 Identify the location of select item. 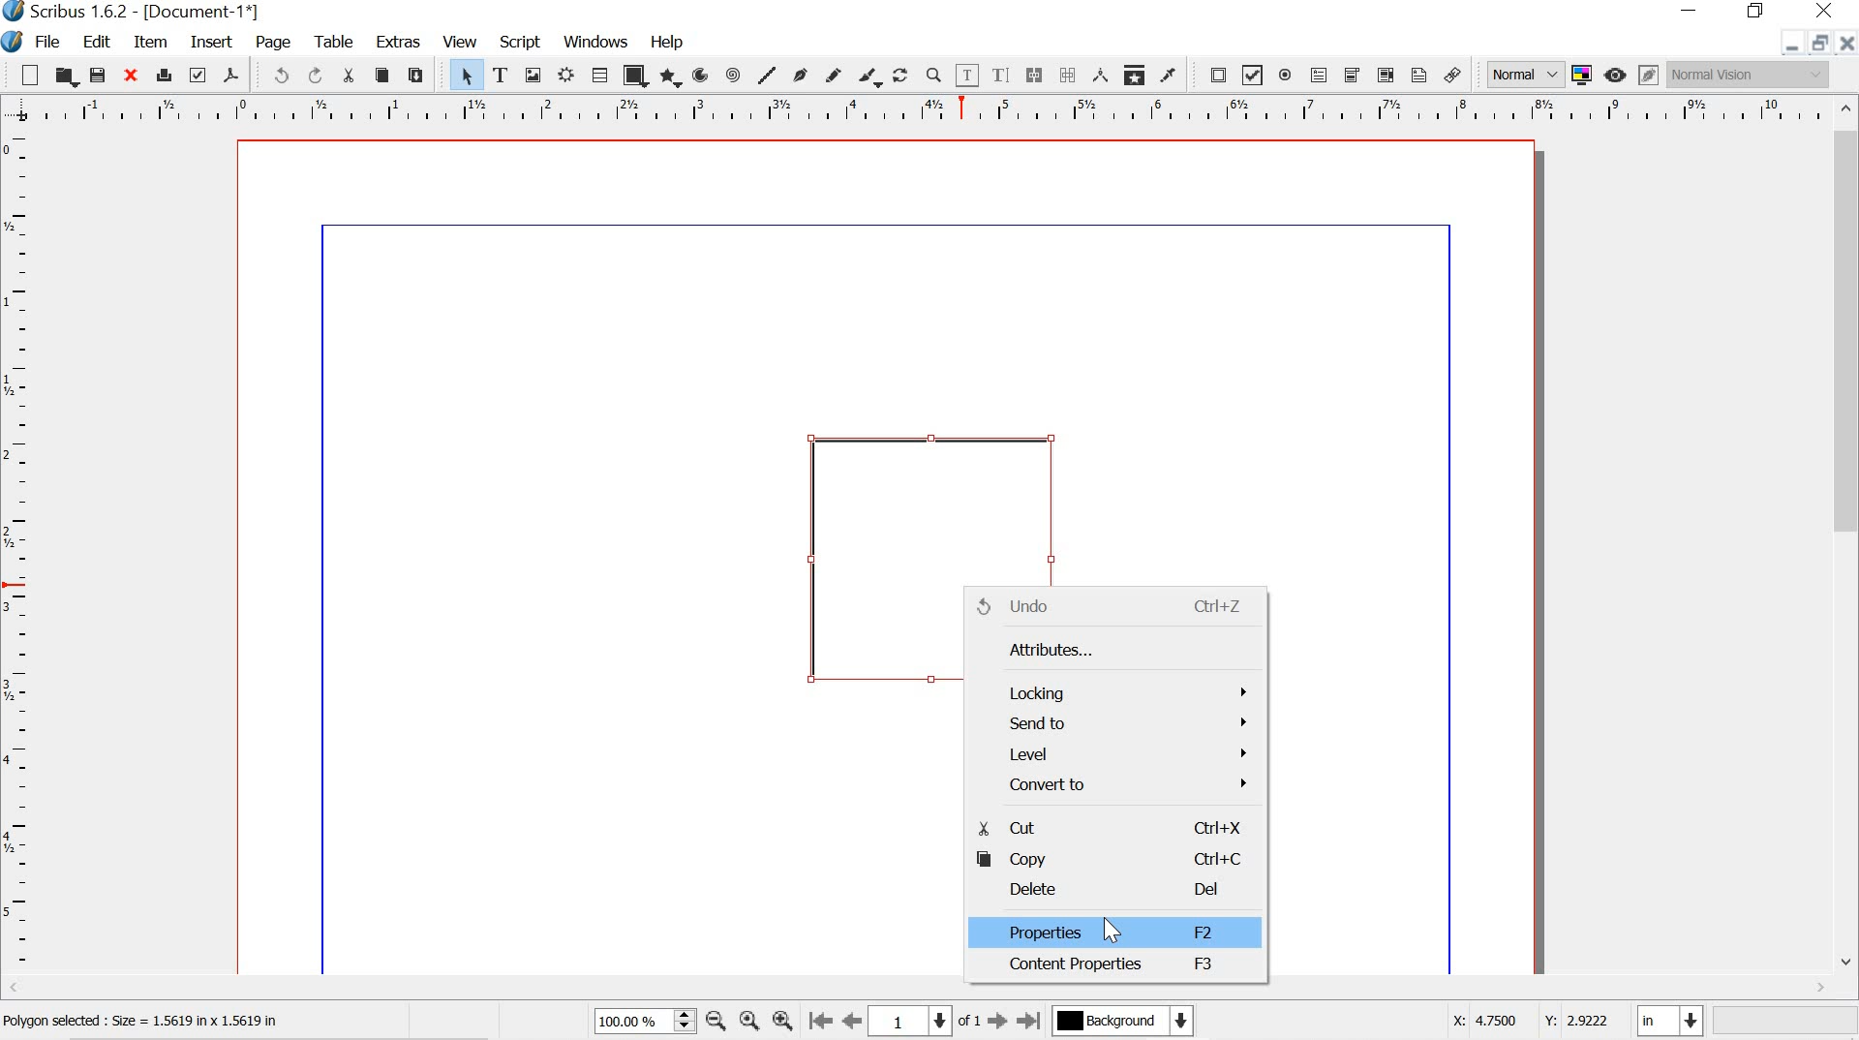
(466, 74).